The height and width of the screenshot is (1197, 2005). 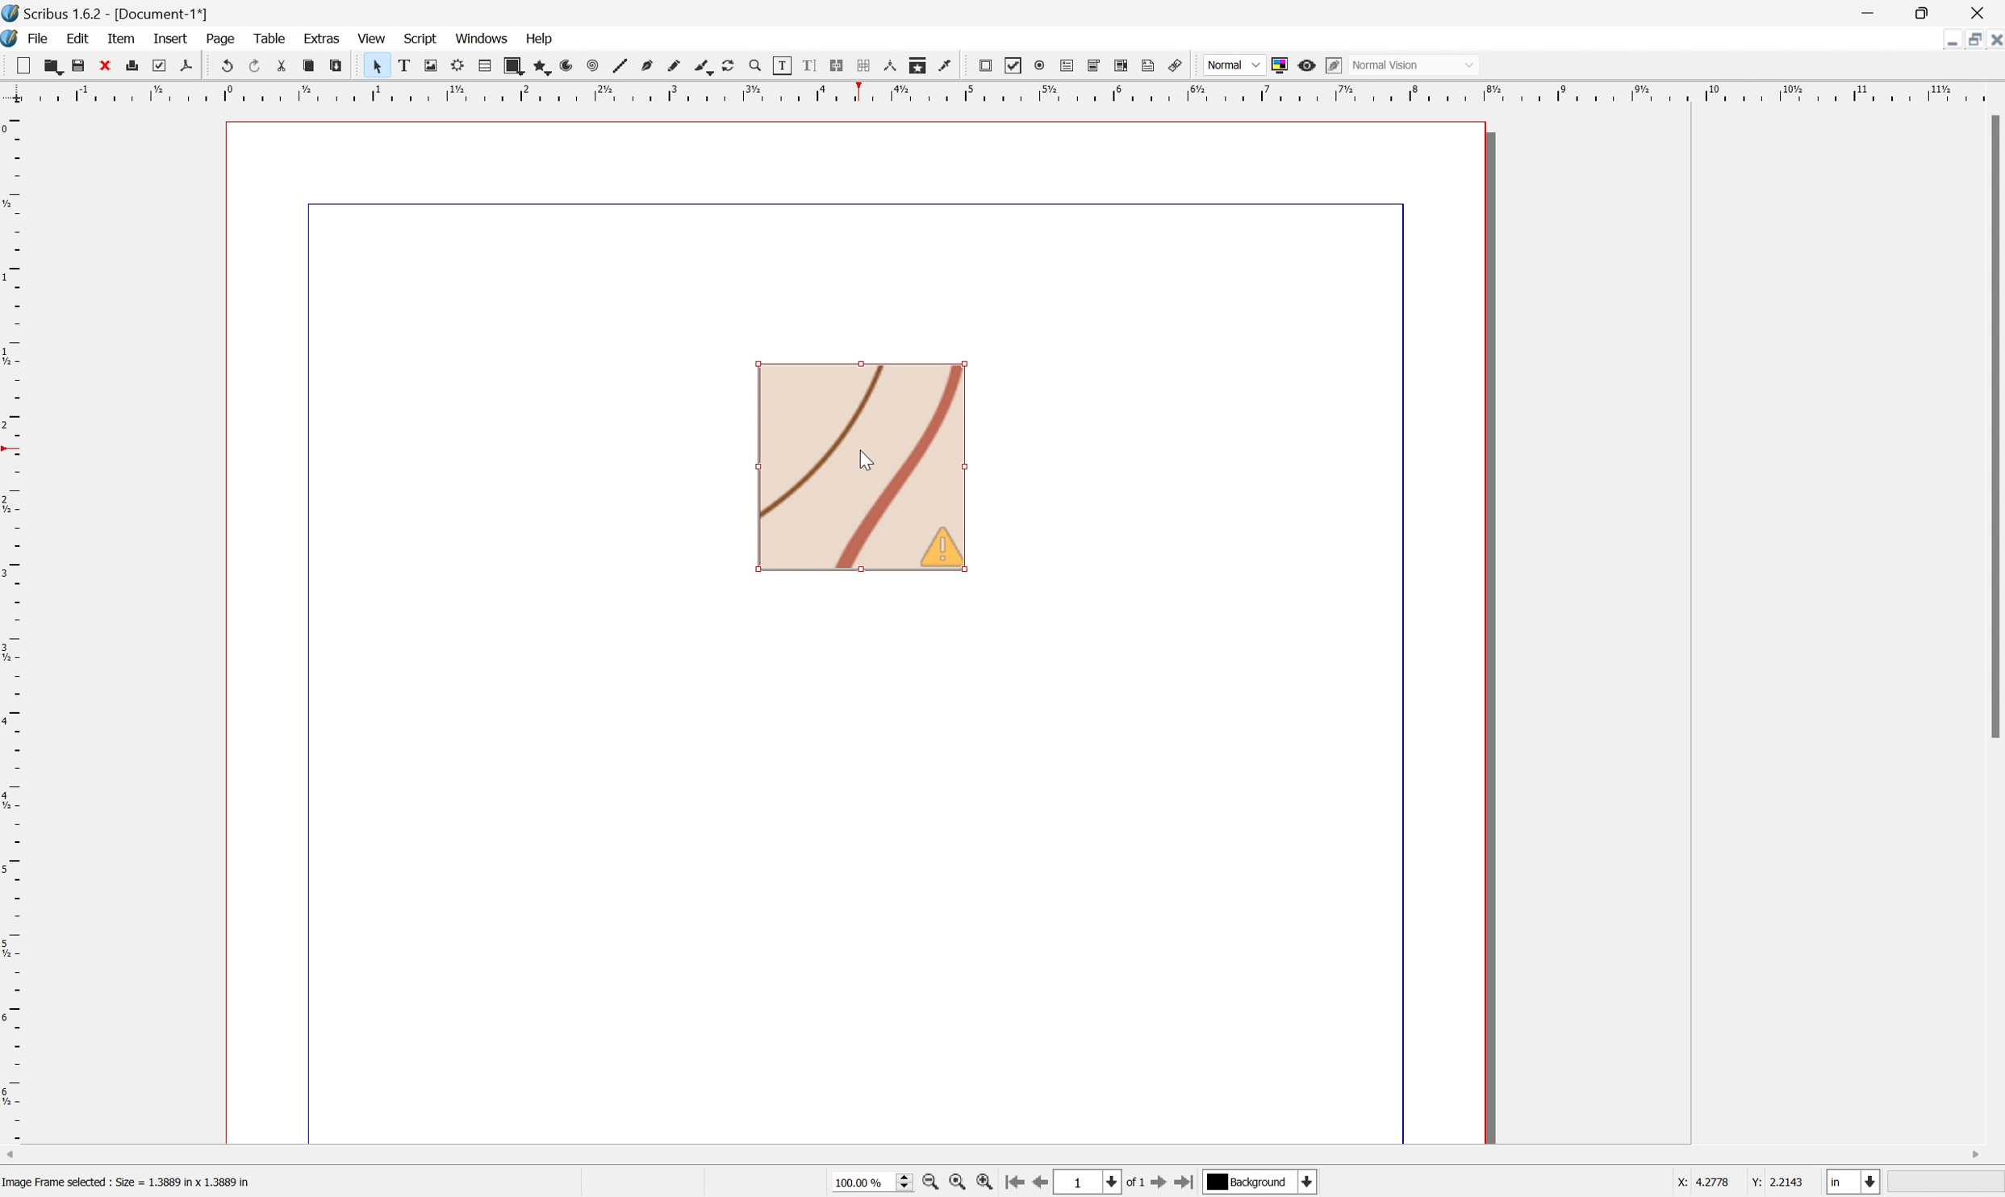 I want to click on Image frame, so click(x=428, y=62).